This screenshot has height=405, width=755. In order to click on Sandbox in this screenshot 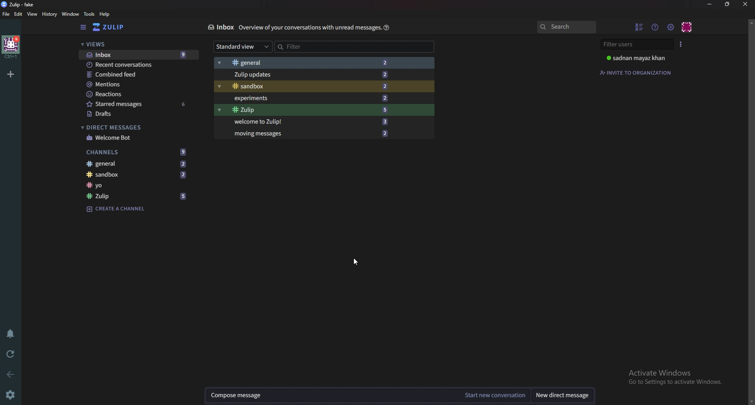, I will do `click(138, 175)`.